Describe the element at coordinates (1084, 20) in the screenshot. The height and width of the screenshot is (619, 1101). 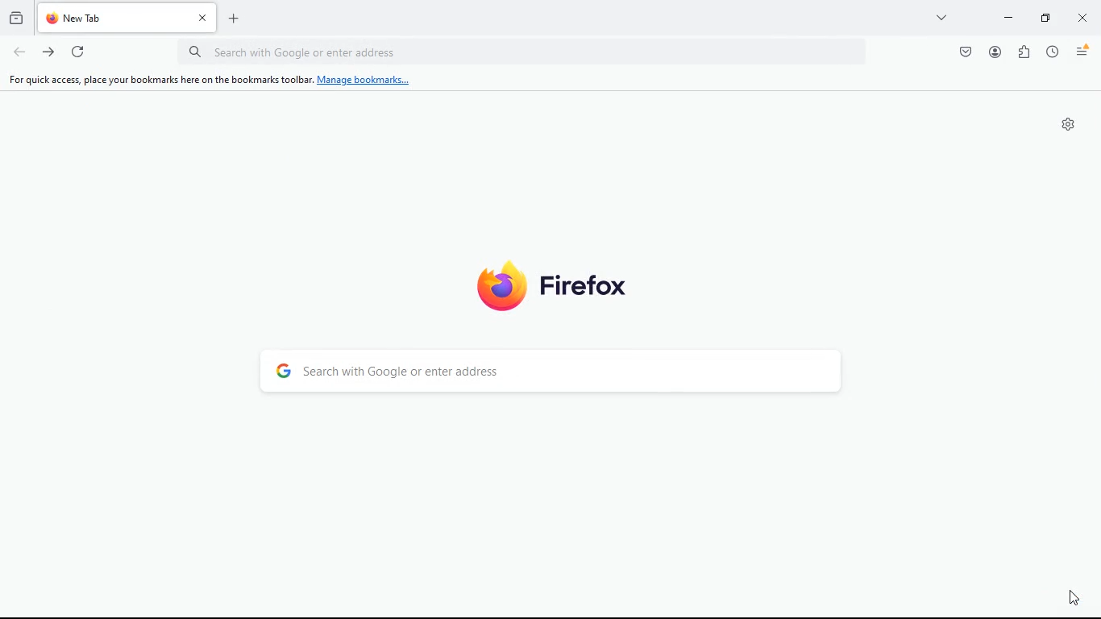
I see `close` at that location.